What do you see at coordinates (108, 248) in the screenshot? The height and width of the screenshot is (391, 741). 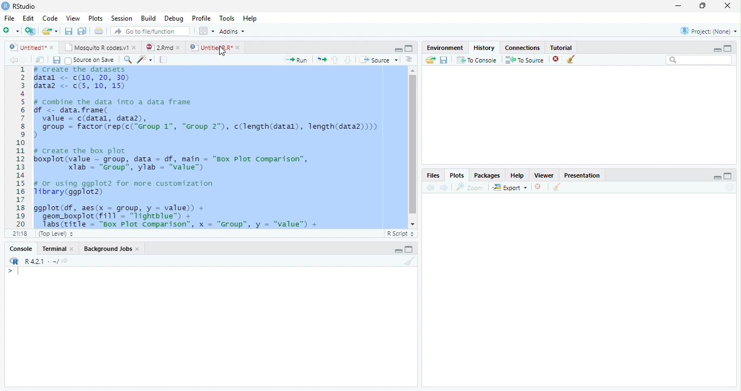 I see `Background Jobs` at bounding box center [108, 248].